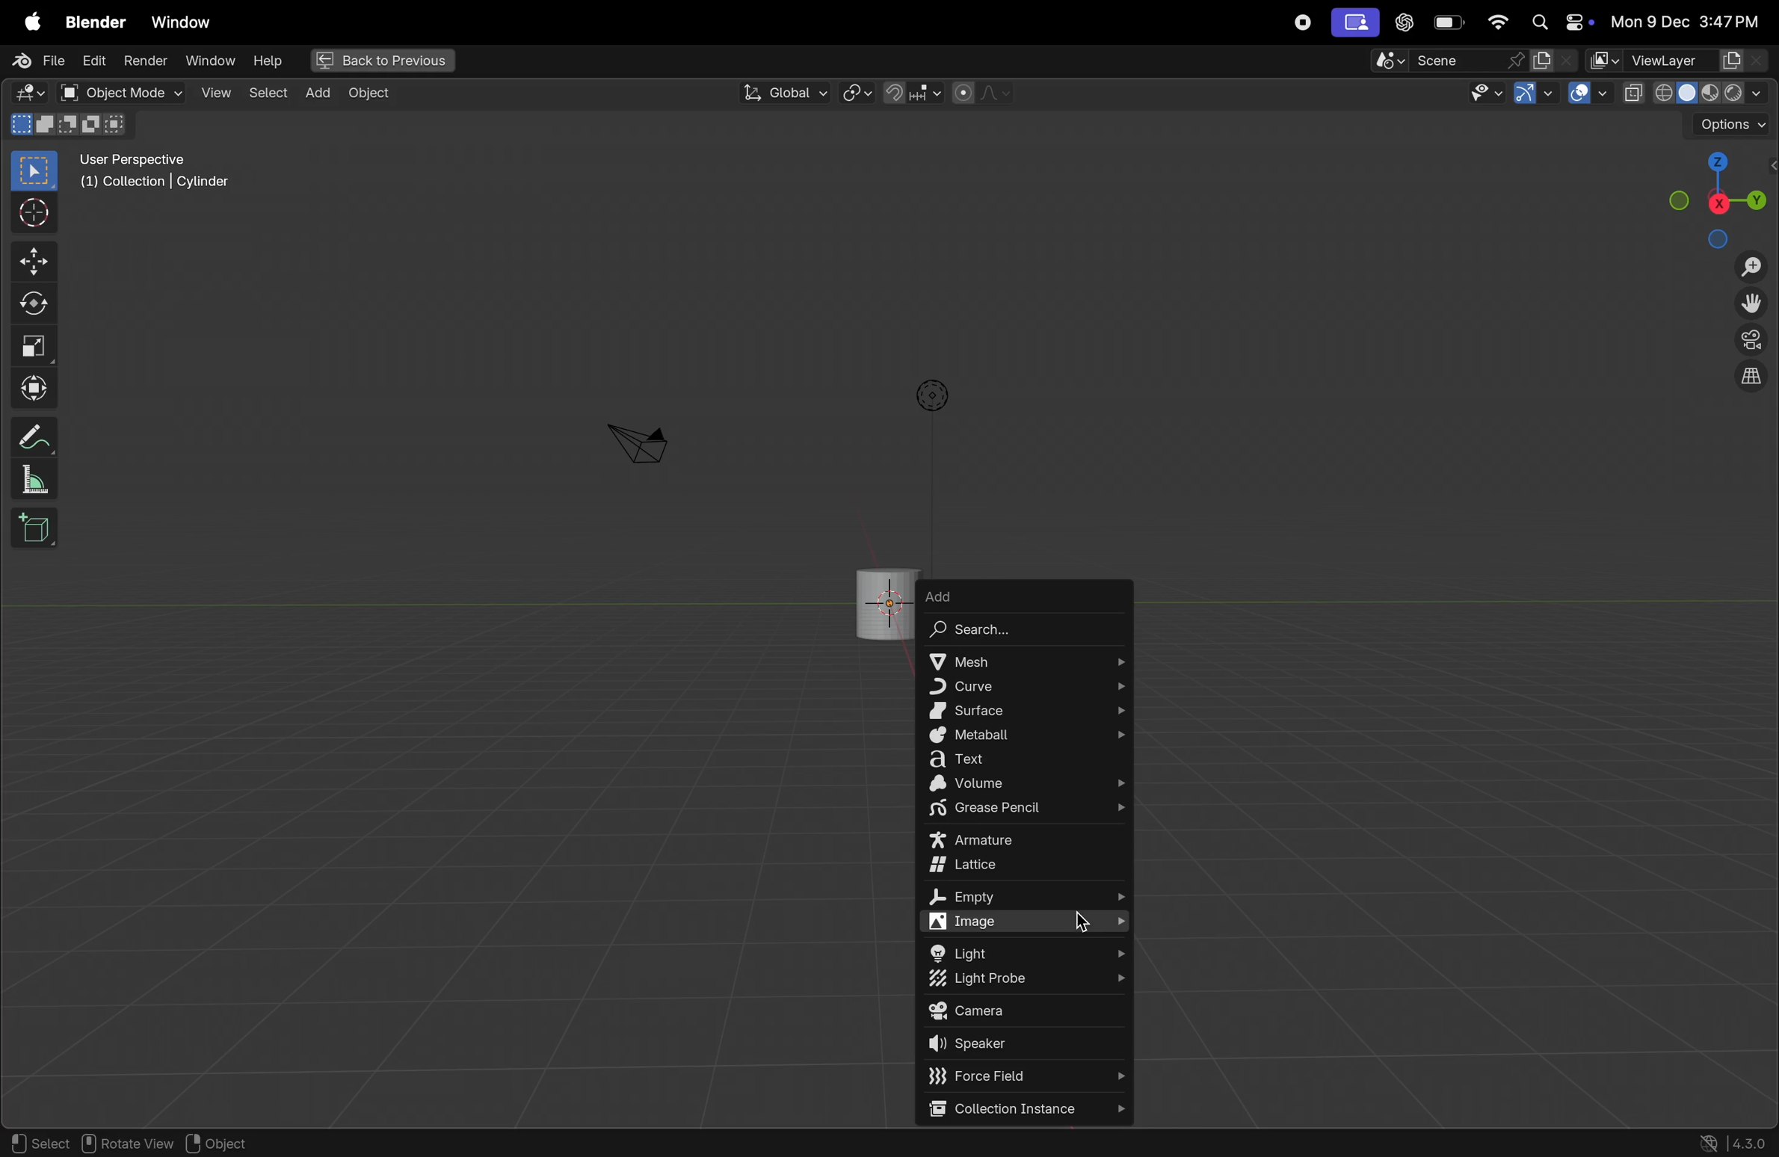 The height and width of the screenshot is (1157, 1779). What do you see at coordinates (1692, 92) in the screenshot?
I see `view shading` at bounding box center [1692, 92].